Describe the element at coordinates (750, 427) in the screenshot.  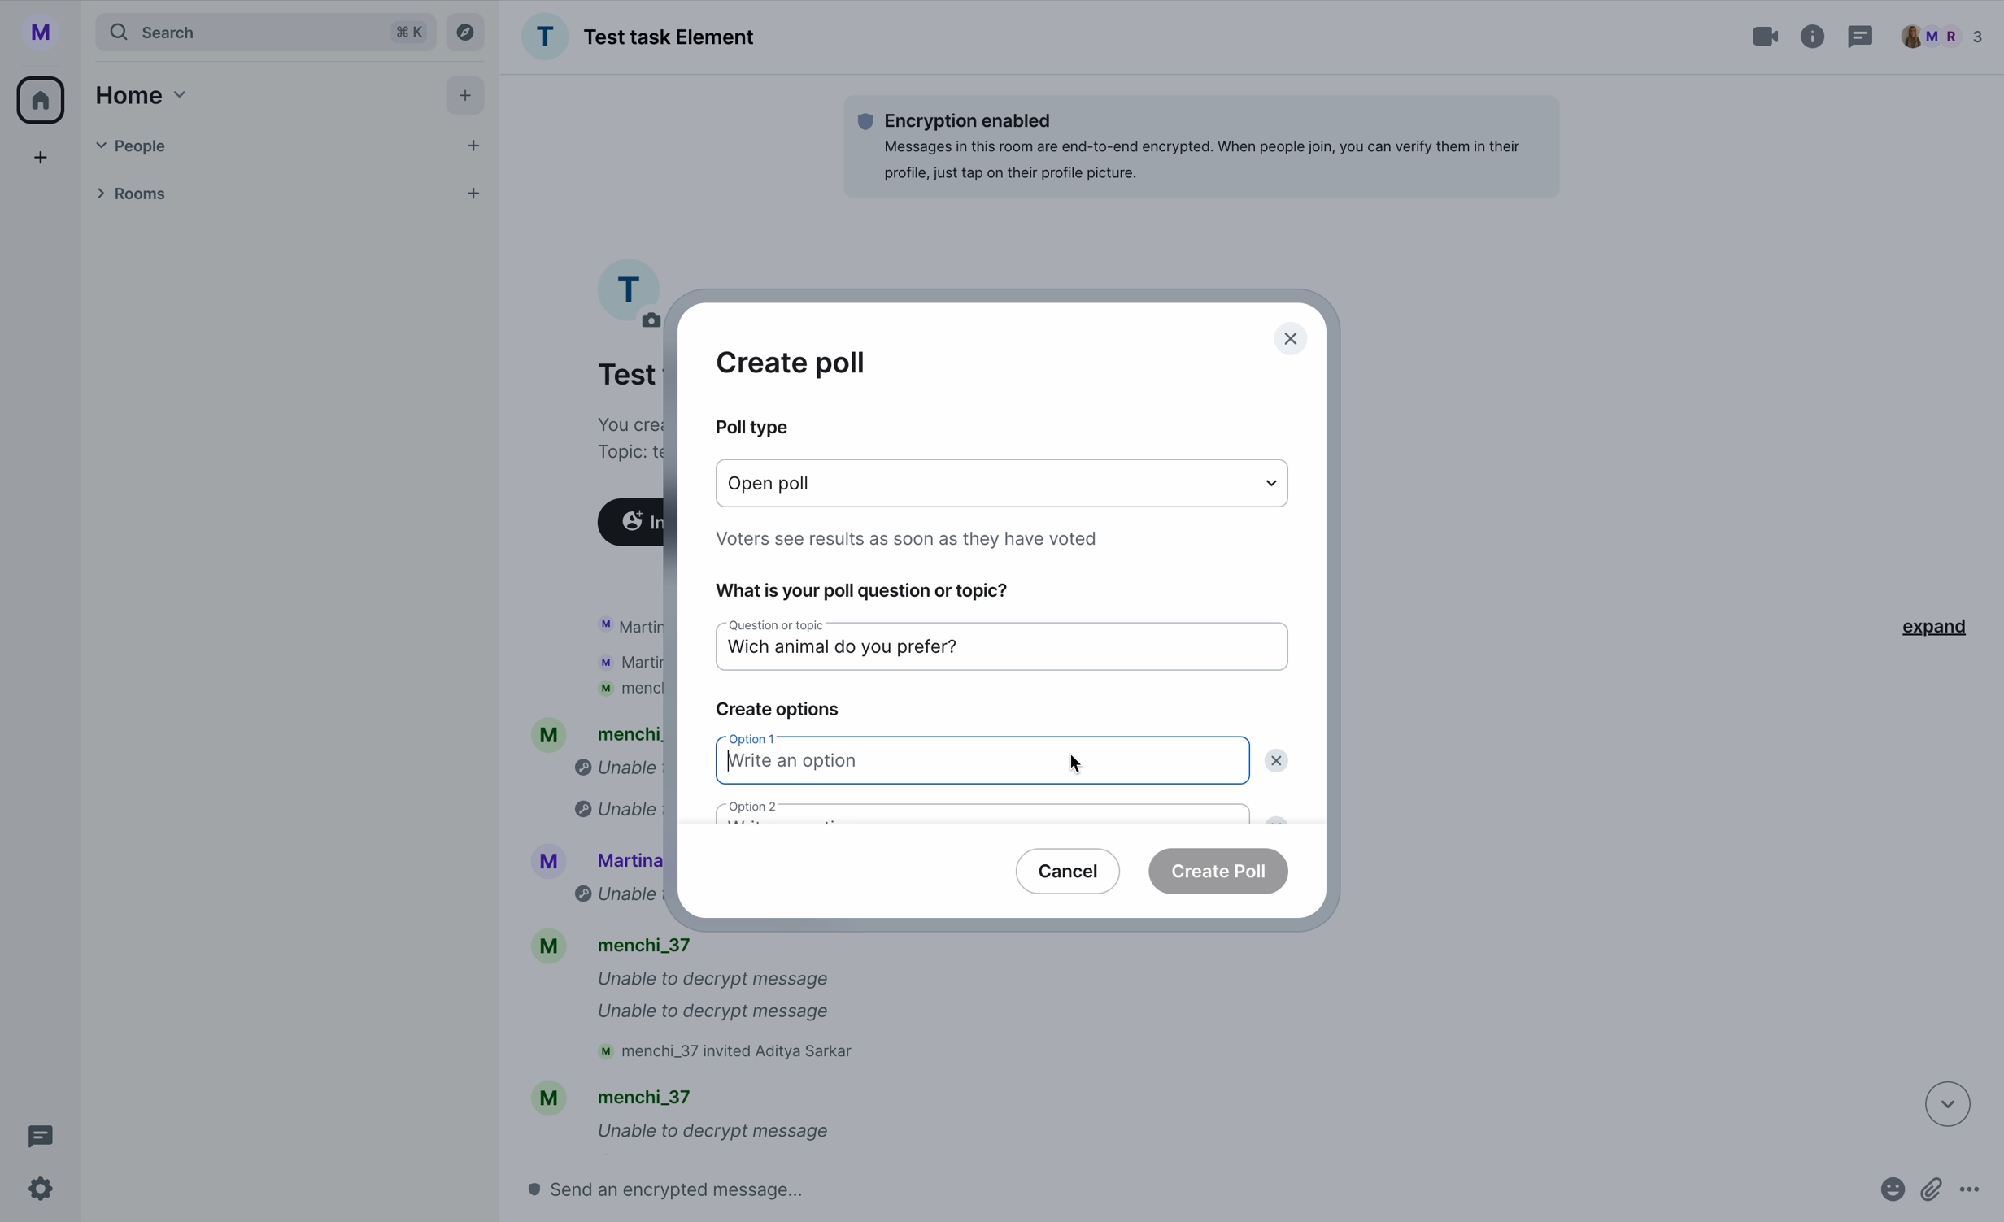
I see `poll type` at that location.